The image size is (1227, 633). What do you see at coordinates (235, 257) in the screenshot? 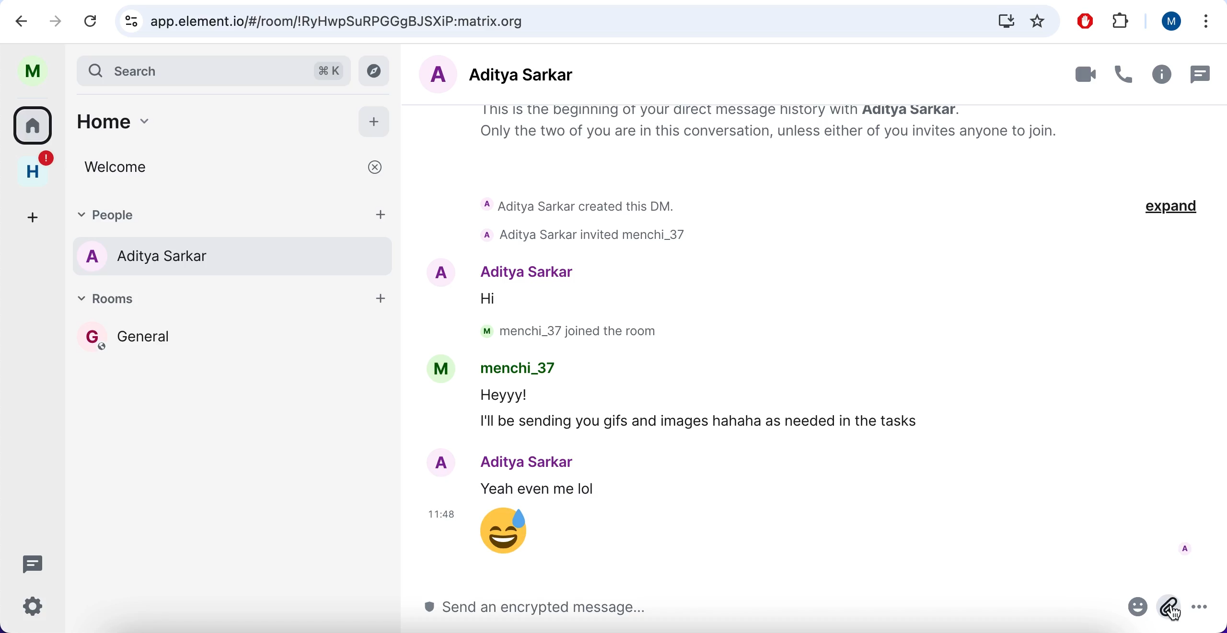
I see `people` at bounding box center [235, 257].